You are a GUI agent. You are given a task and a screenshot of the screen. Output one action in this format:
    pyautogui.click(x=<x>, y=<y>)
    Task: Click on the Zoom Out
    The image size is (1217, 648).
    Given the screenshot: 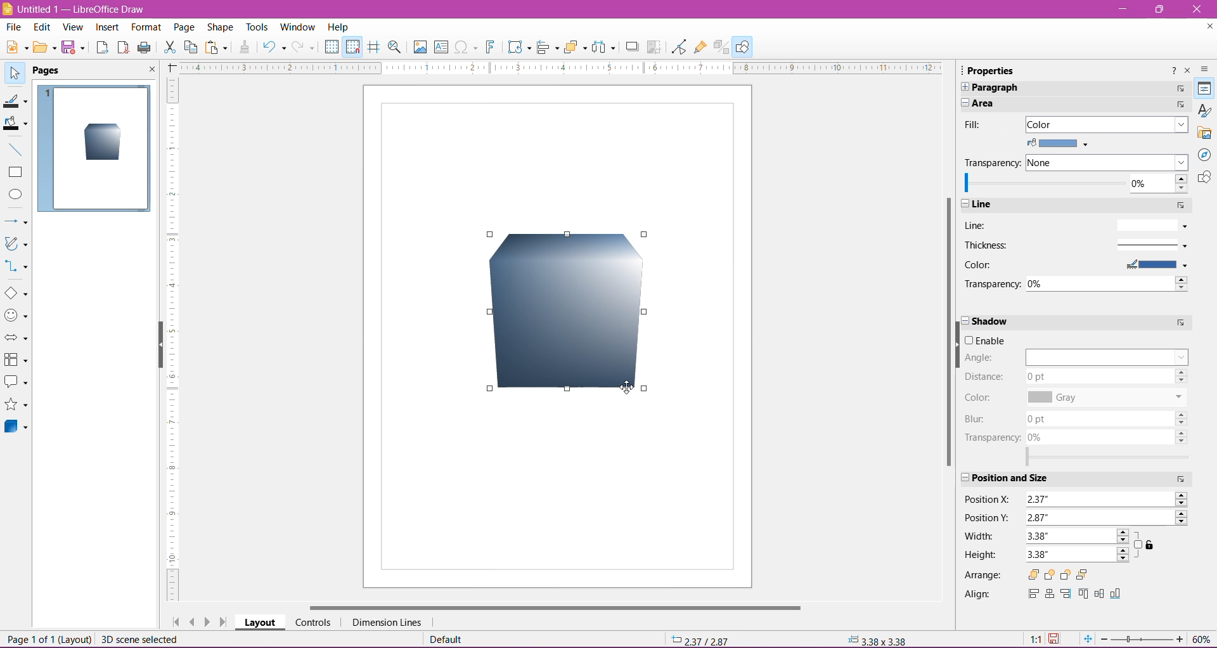 What is the action you would take?
    pyautogui.click(x=1104, y=639)
    